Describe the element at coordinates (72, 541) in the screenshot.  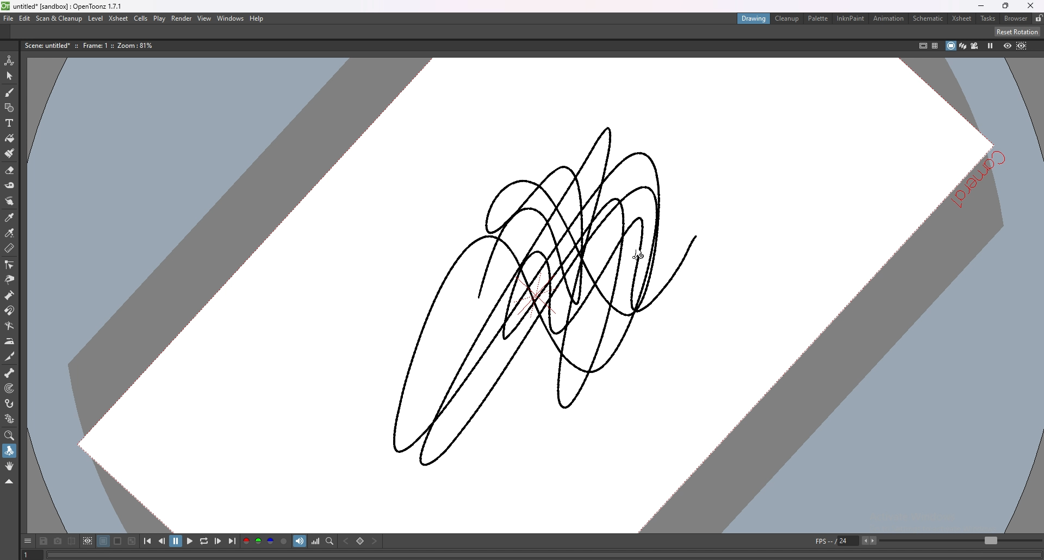
I see `compare to snapshot` at that location.